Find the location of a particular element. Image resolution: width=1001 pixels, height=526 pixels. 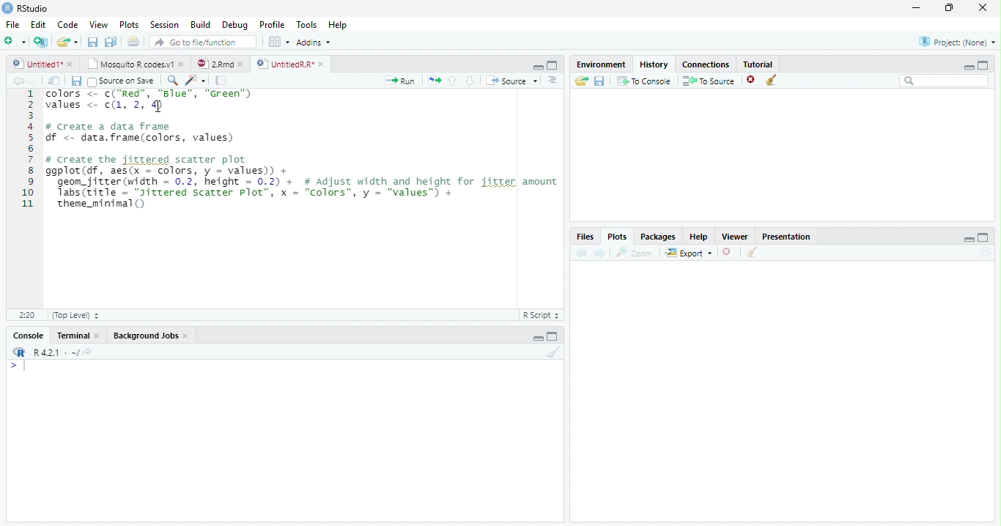

Minimize is located at coordinates (968, 67).